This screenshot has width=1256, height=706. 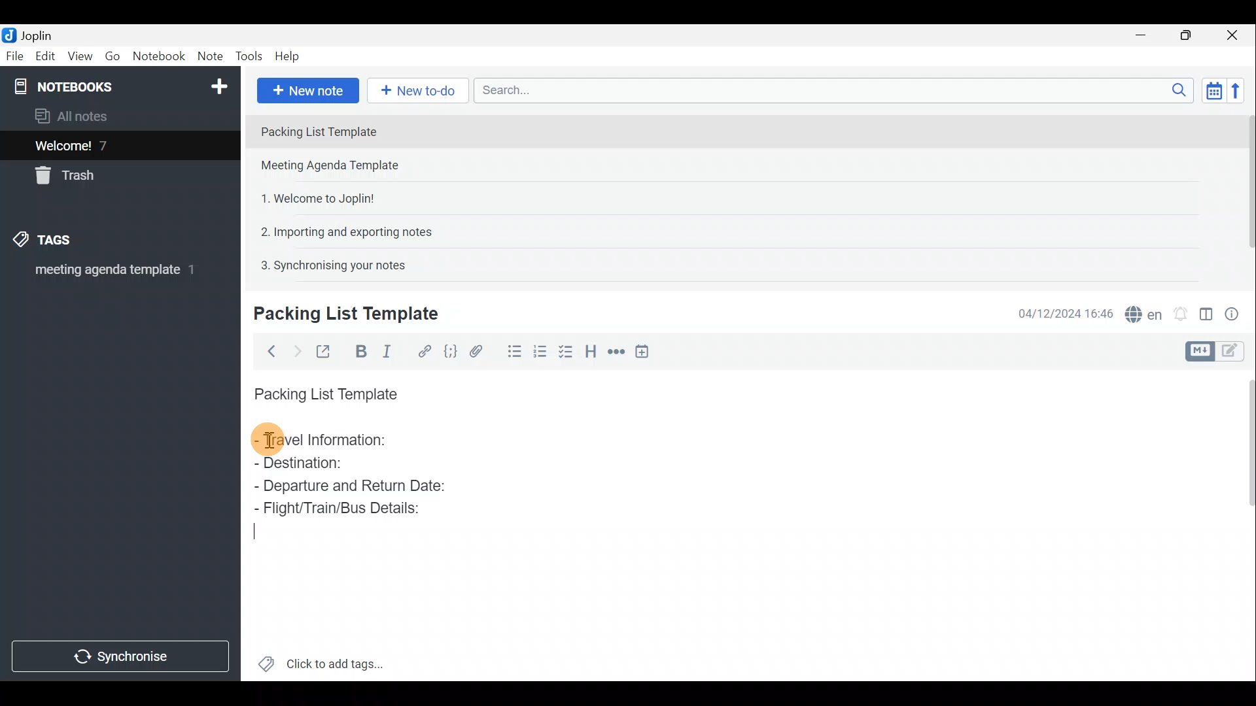 I want to click on Note 5, so click(x=328, y=263).